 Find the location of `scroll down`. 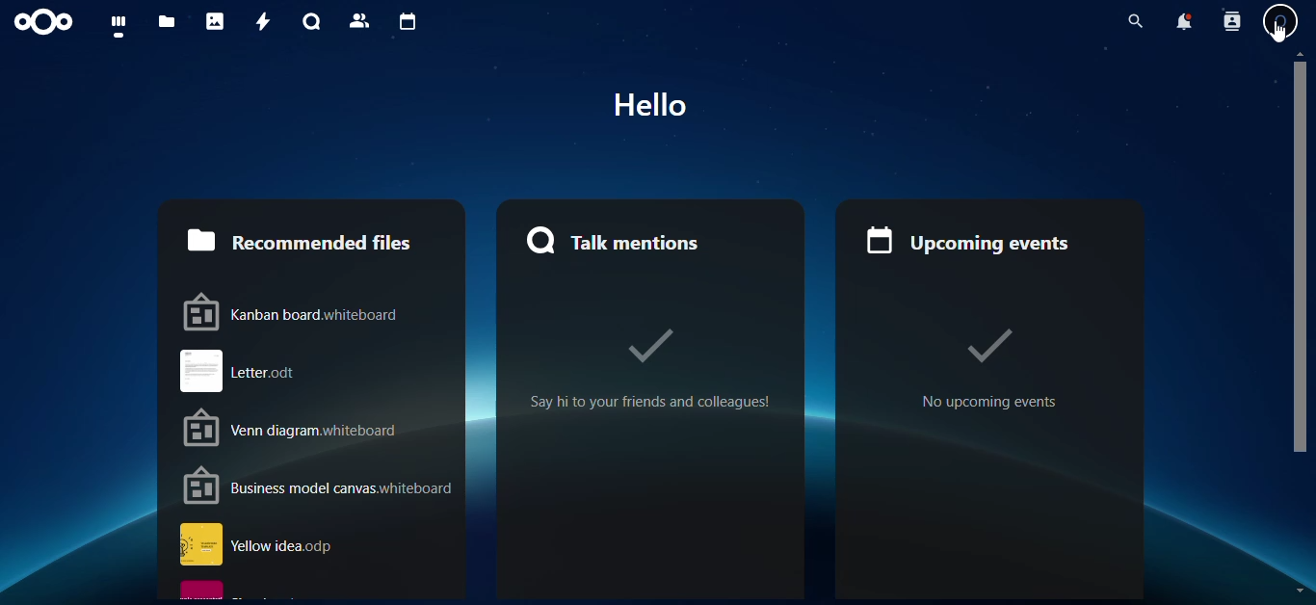

scroll down is located at coordinates (1300, 591).